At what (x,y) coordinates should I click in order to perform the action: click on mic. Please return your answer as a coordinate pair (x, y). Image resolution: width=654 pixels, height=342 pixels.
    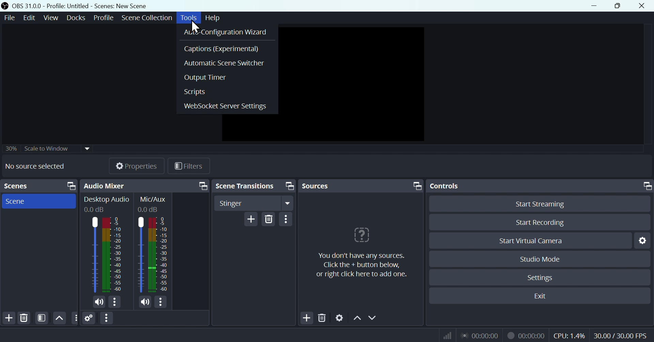
    Looking at the image, I should click on (99, 302).